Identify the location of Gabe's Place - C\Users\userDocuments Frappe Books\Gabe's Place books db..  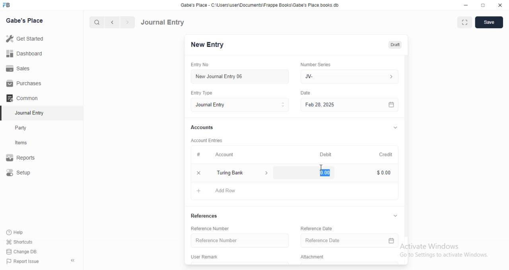
(260, 5).